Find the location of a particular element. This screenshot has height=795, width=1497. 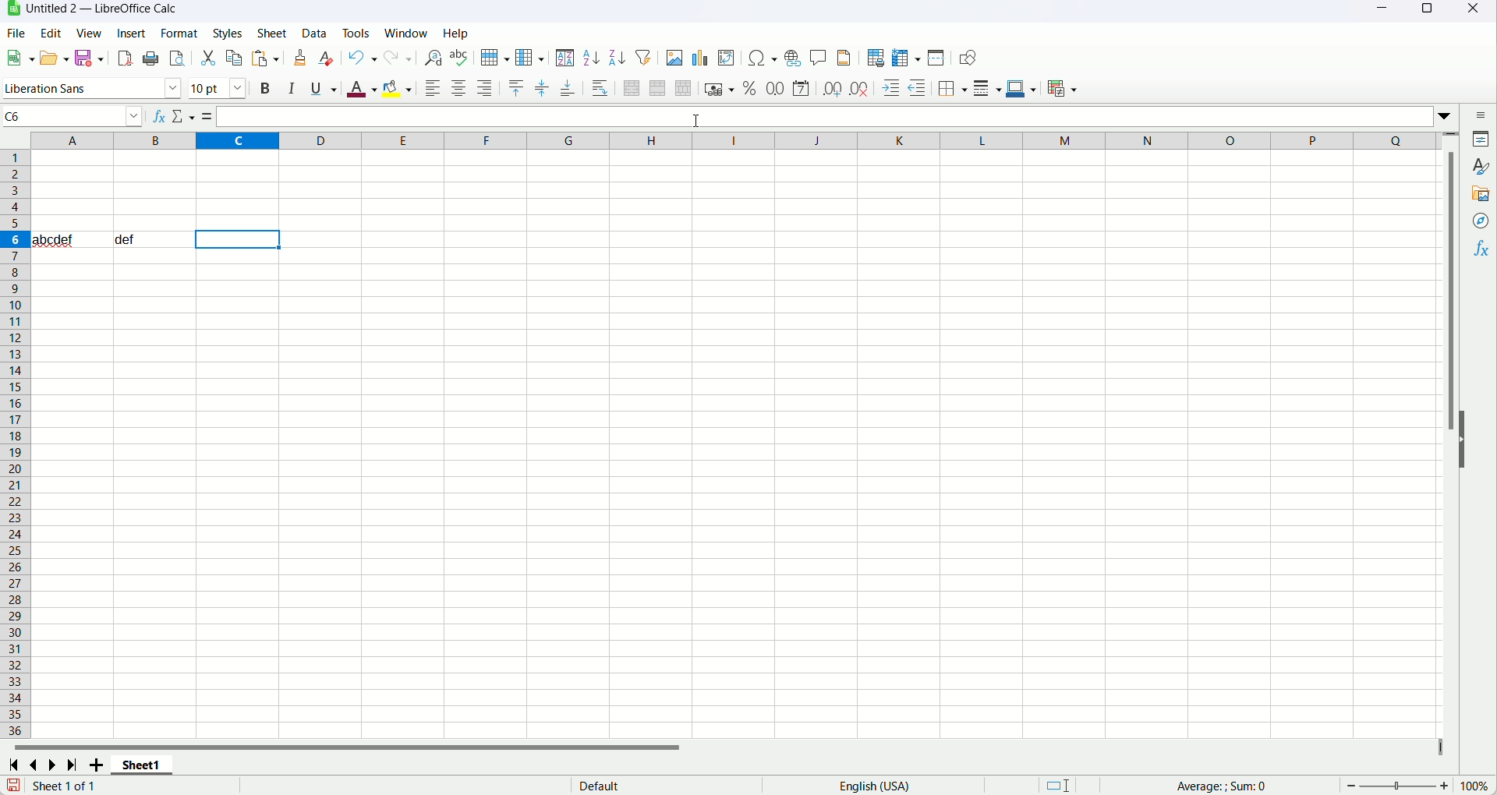

align right is located at coordinates (484, 88).